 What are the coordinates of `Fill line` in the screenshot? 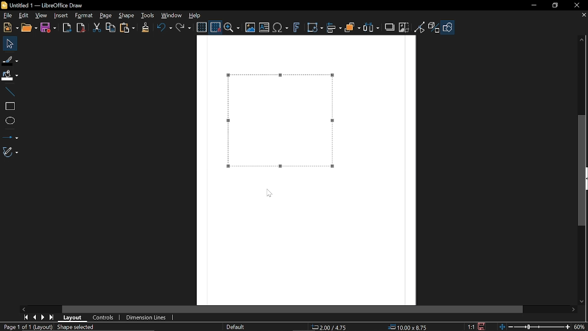 It's located at (10, 60).